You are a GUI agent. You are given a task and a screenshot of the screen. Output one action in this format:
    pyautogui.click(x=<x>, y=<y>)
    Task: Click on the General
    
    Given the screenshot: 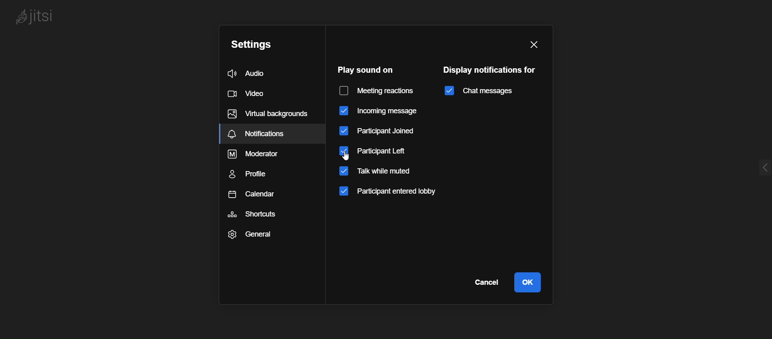 What is the action you would take?
    pyautogui.click(x=261, y=237)
    